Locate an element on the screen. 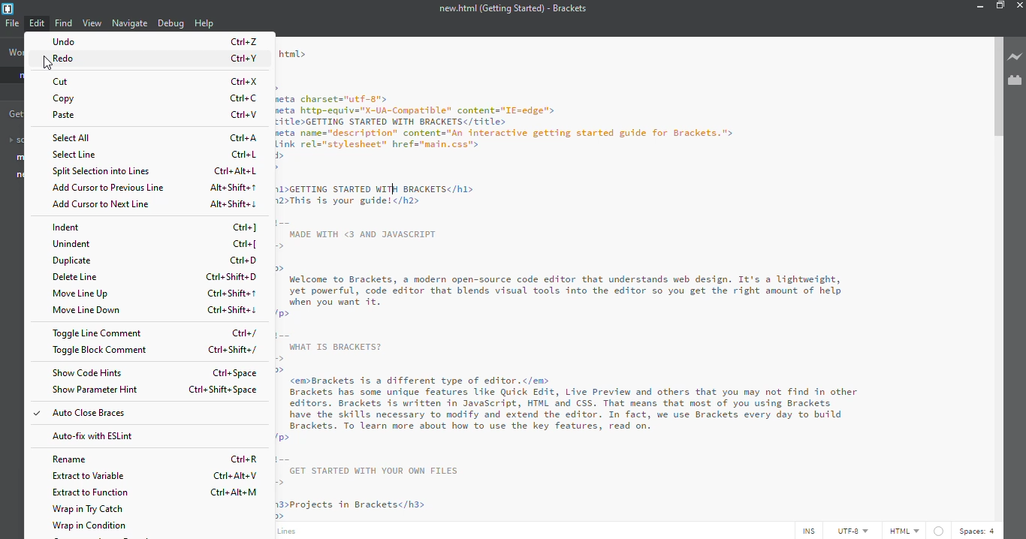 The image size is (1026, 539). line 13, column 32- 208 lines is located at coordinates (288, 531).